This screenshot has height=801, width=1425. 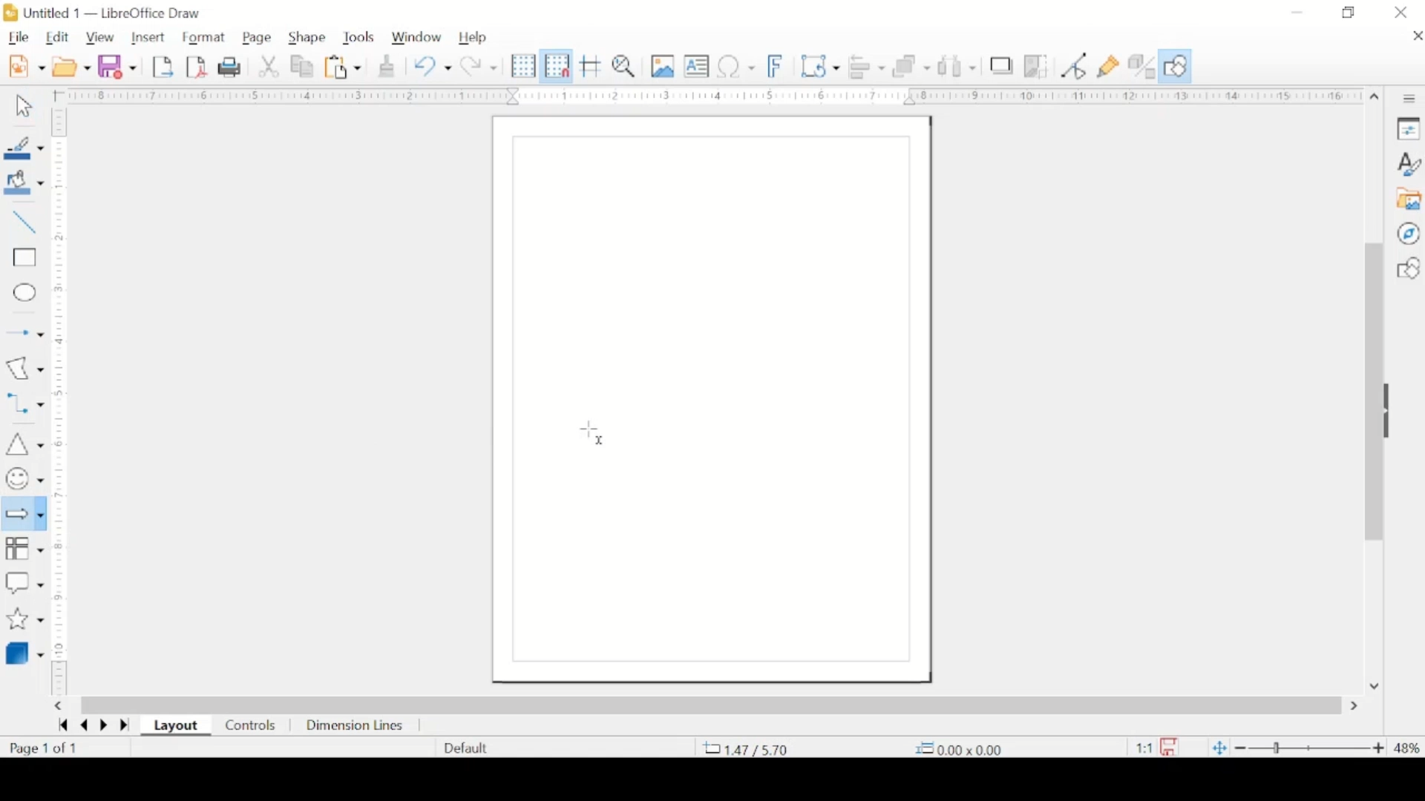 I want to click on controls, so click(x=252, y=726).